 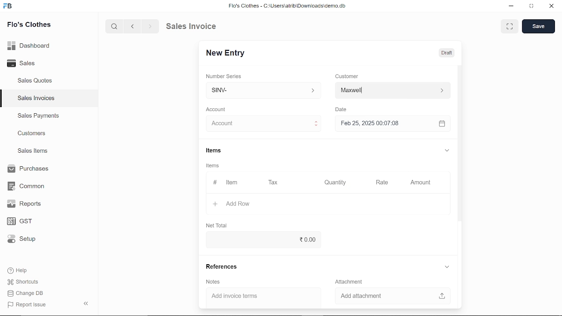 I want to click on H Feb 25, 2025 00:07:08 , so click(x=385, y=124).